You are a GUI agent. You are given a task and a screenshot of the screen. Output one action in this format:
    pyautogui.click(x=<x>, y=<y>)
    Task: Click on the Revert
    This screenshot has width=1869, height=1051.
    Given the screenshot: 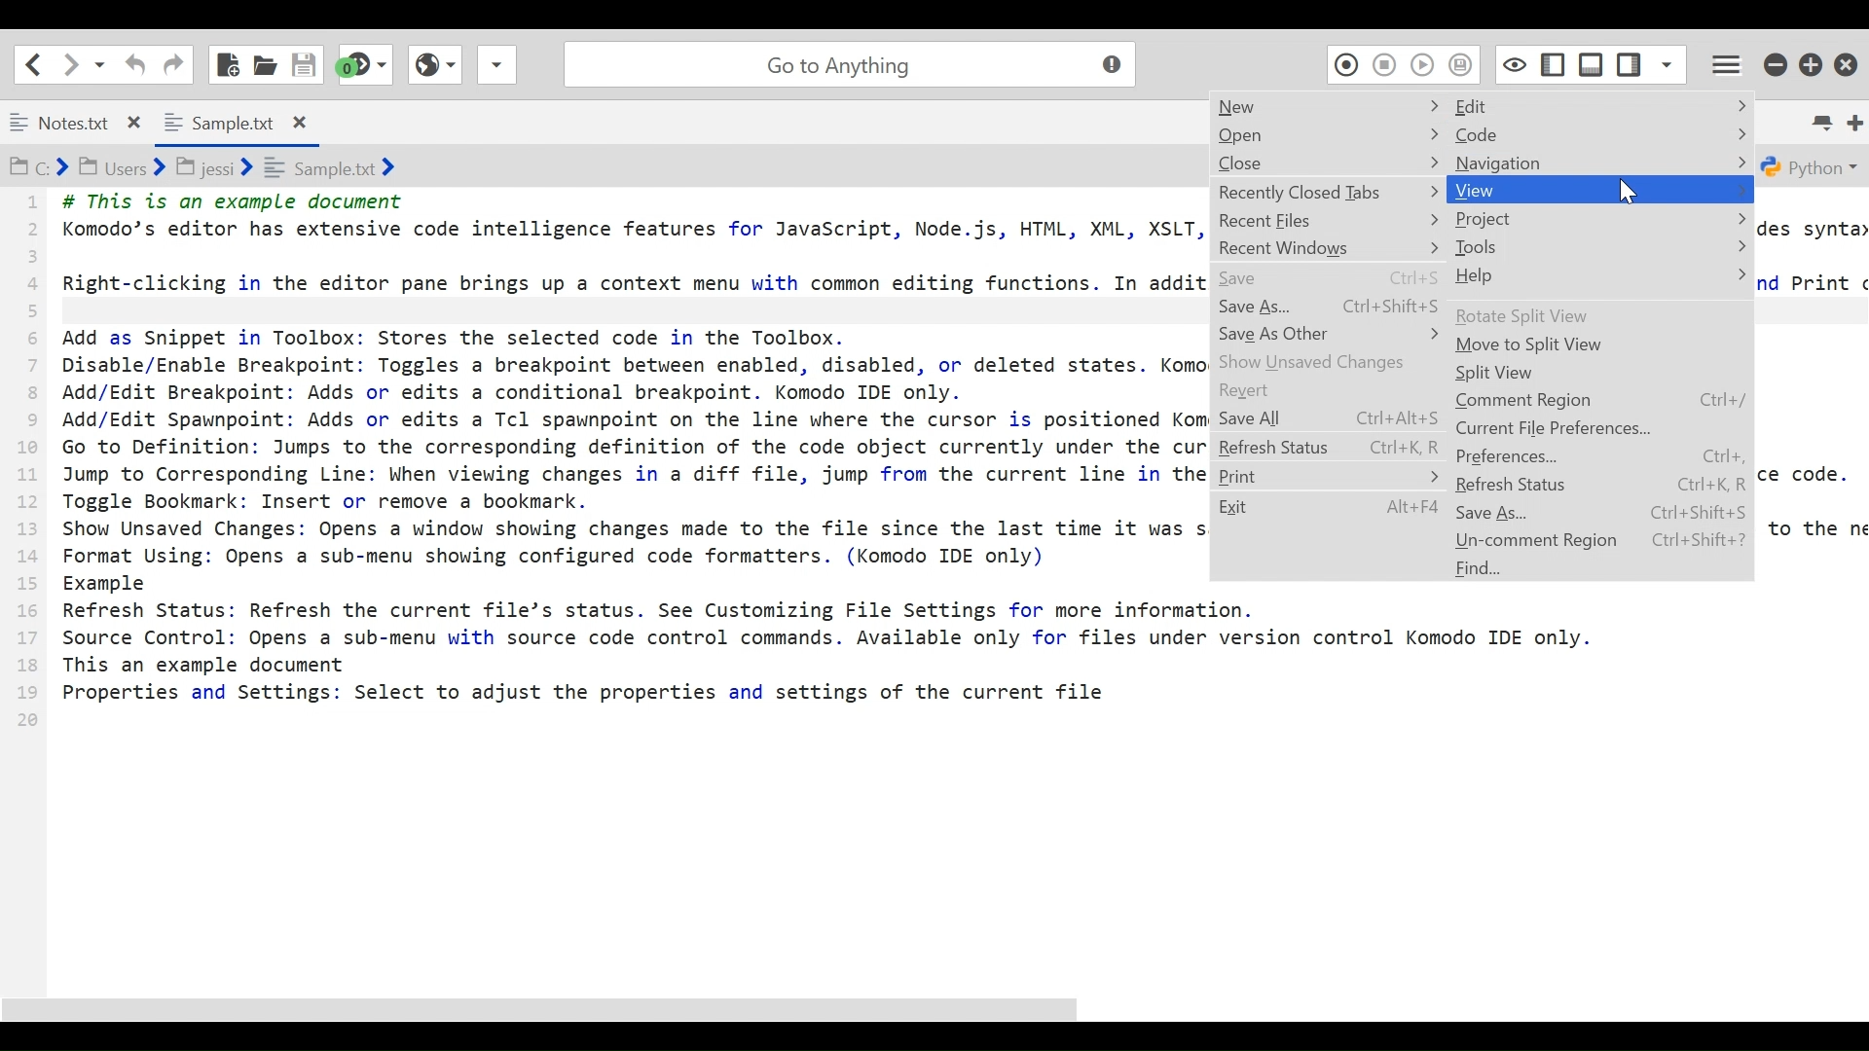 What is the action you would take?
    pyautogui.click(x=1331, y=390)
    